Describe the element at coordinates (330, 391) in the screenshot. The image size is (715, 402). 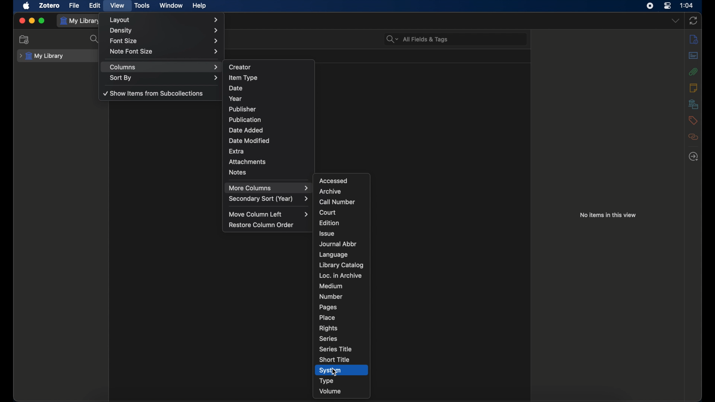
I see `volume` at that location.